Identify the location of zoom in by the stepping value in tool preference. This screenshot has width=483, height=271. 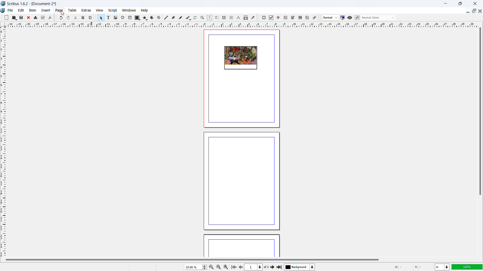
(226, 266).